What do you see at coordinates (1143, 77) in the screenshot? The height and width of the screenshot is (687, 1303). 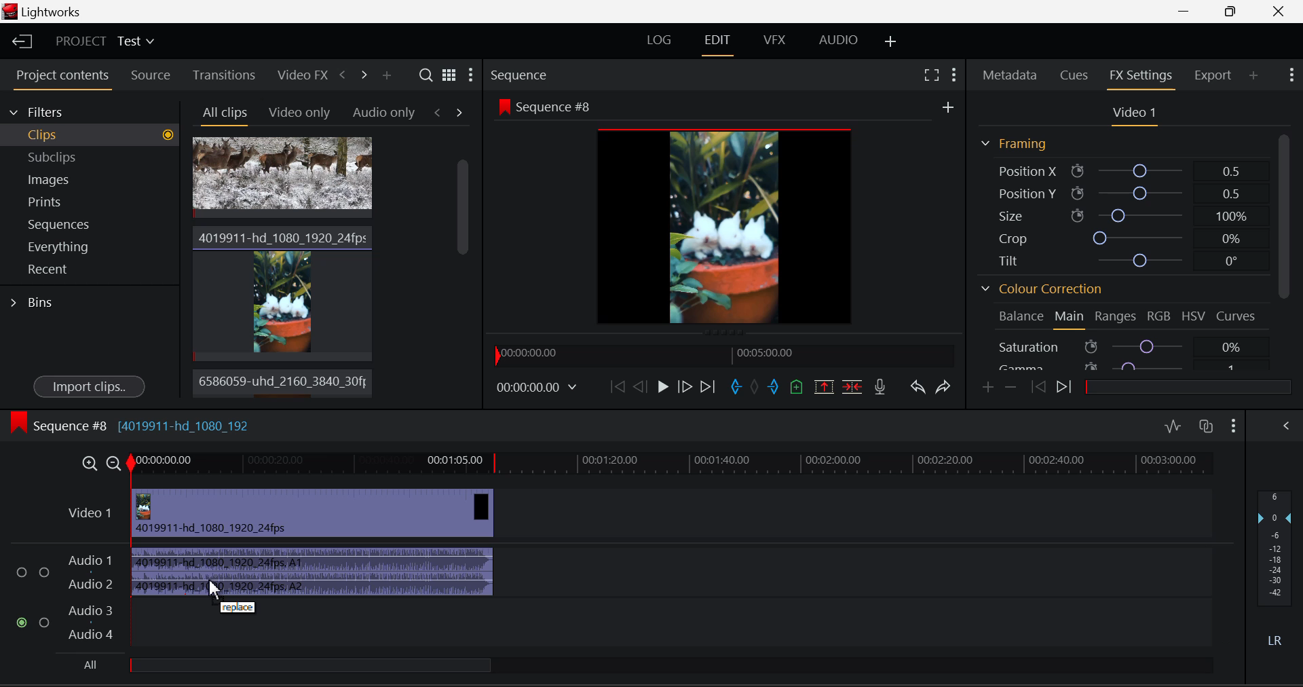 I see `FX Settings Open` at bounding box center [1143, 77].